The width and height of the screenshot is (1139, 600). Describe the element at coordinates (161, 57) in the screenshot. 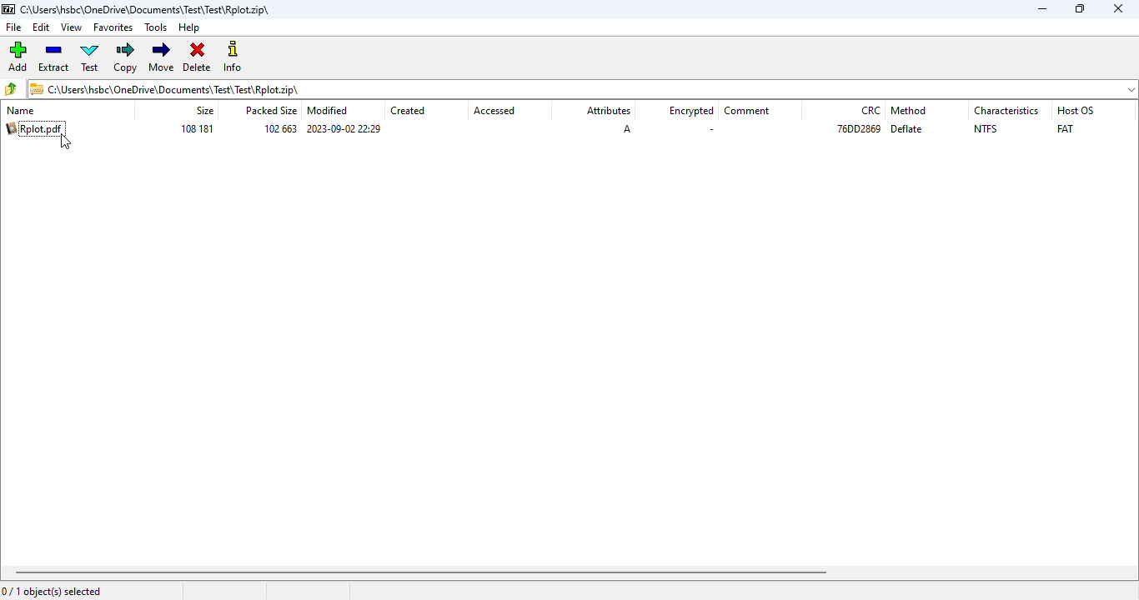

I see `move` at that location.